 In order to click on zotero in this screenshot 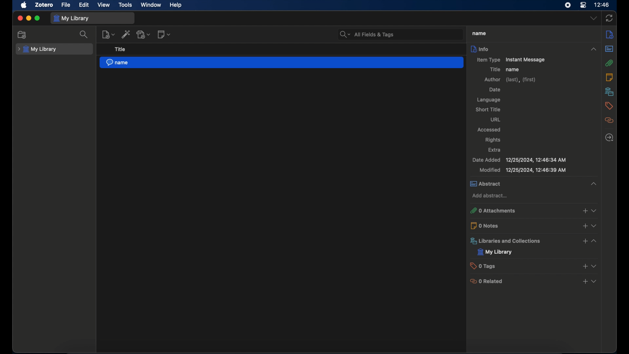, I will do `click(45, 5)`.